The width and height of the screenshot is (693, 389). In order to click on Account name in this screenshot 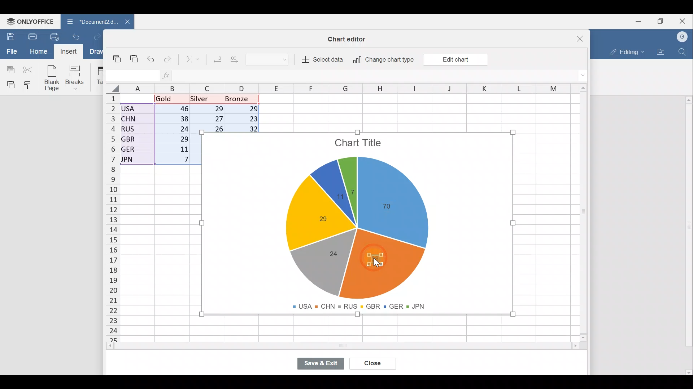, I will do `click(683, 37)`.